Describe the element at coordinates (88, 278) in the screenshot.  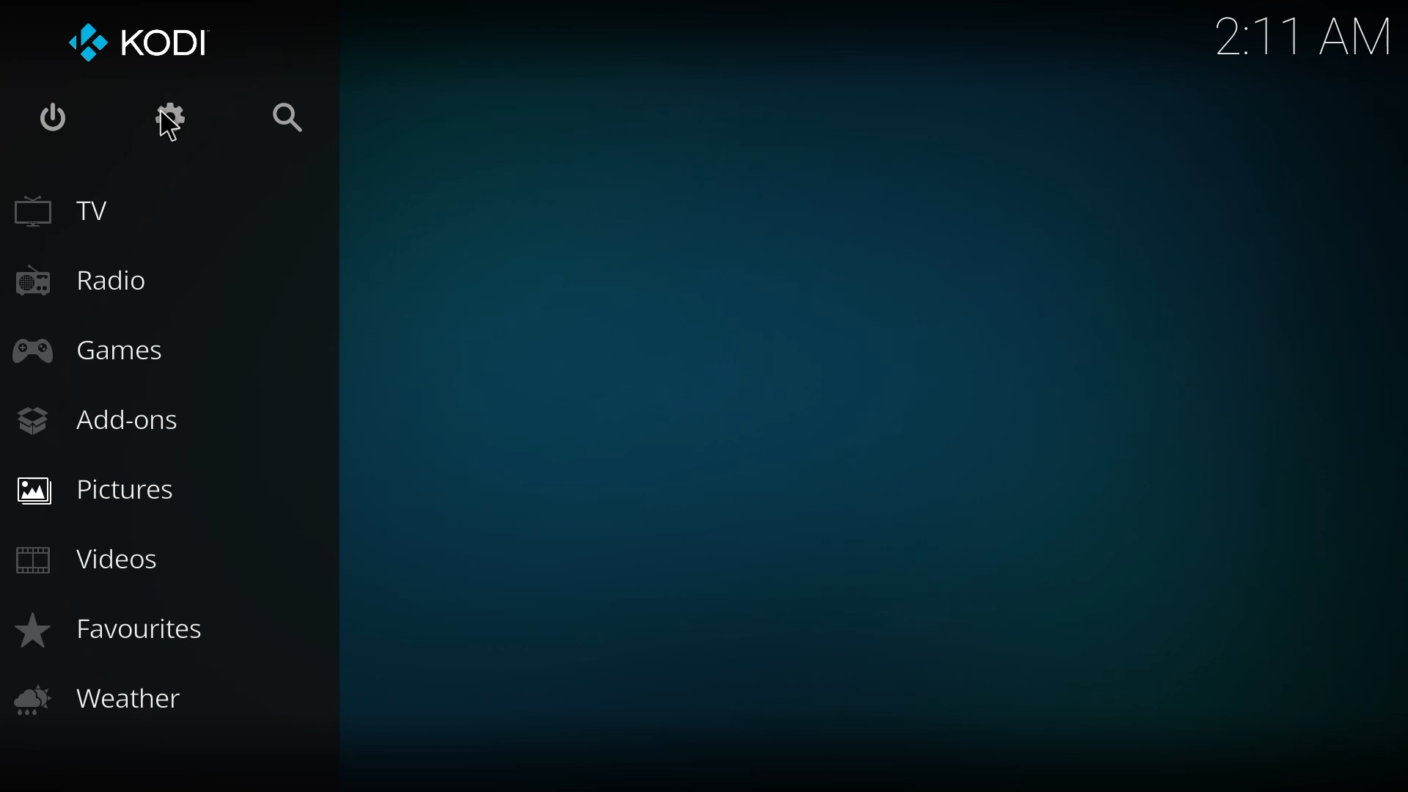
I see `radio` at that location.